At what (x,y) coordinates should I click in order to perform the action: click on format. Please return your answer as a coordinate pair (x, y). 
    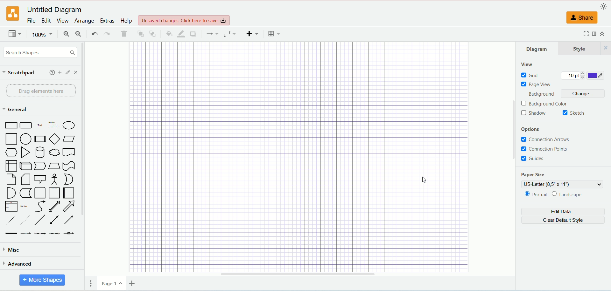
    Looking at the image, I should click on (593, 33).